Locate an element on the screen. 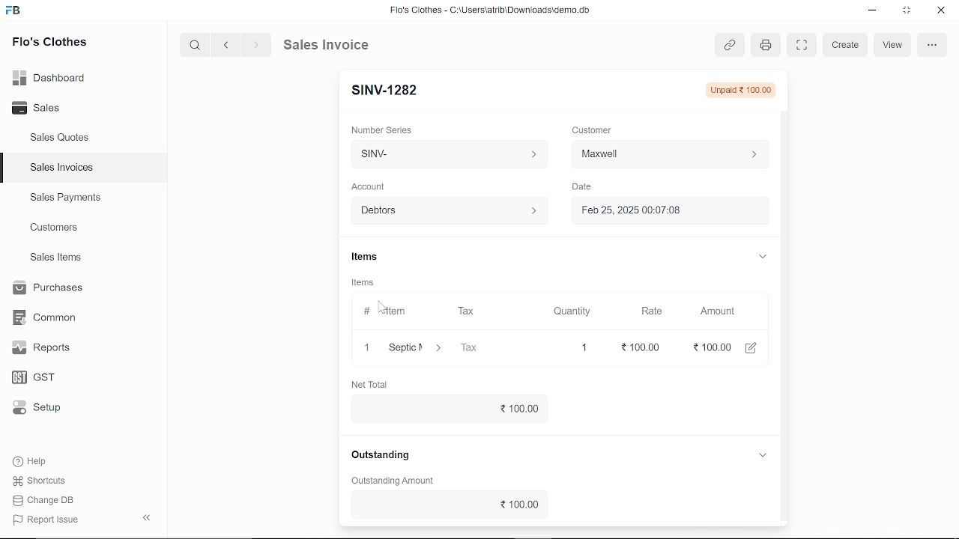  Purchases is located at coordinates (50, 289).